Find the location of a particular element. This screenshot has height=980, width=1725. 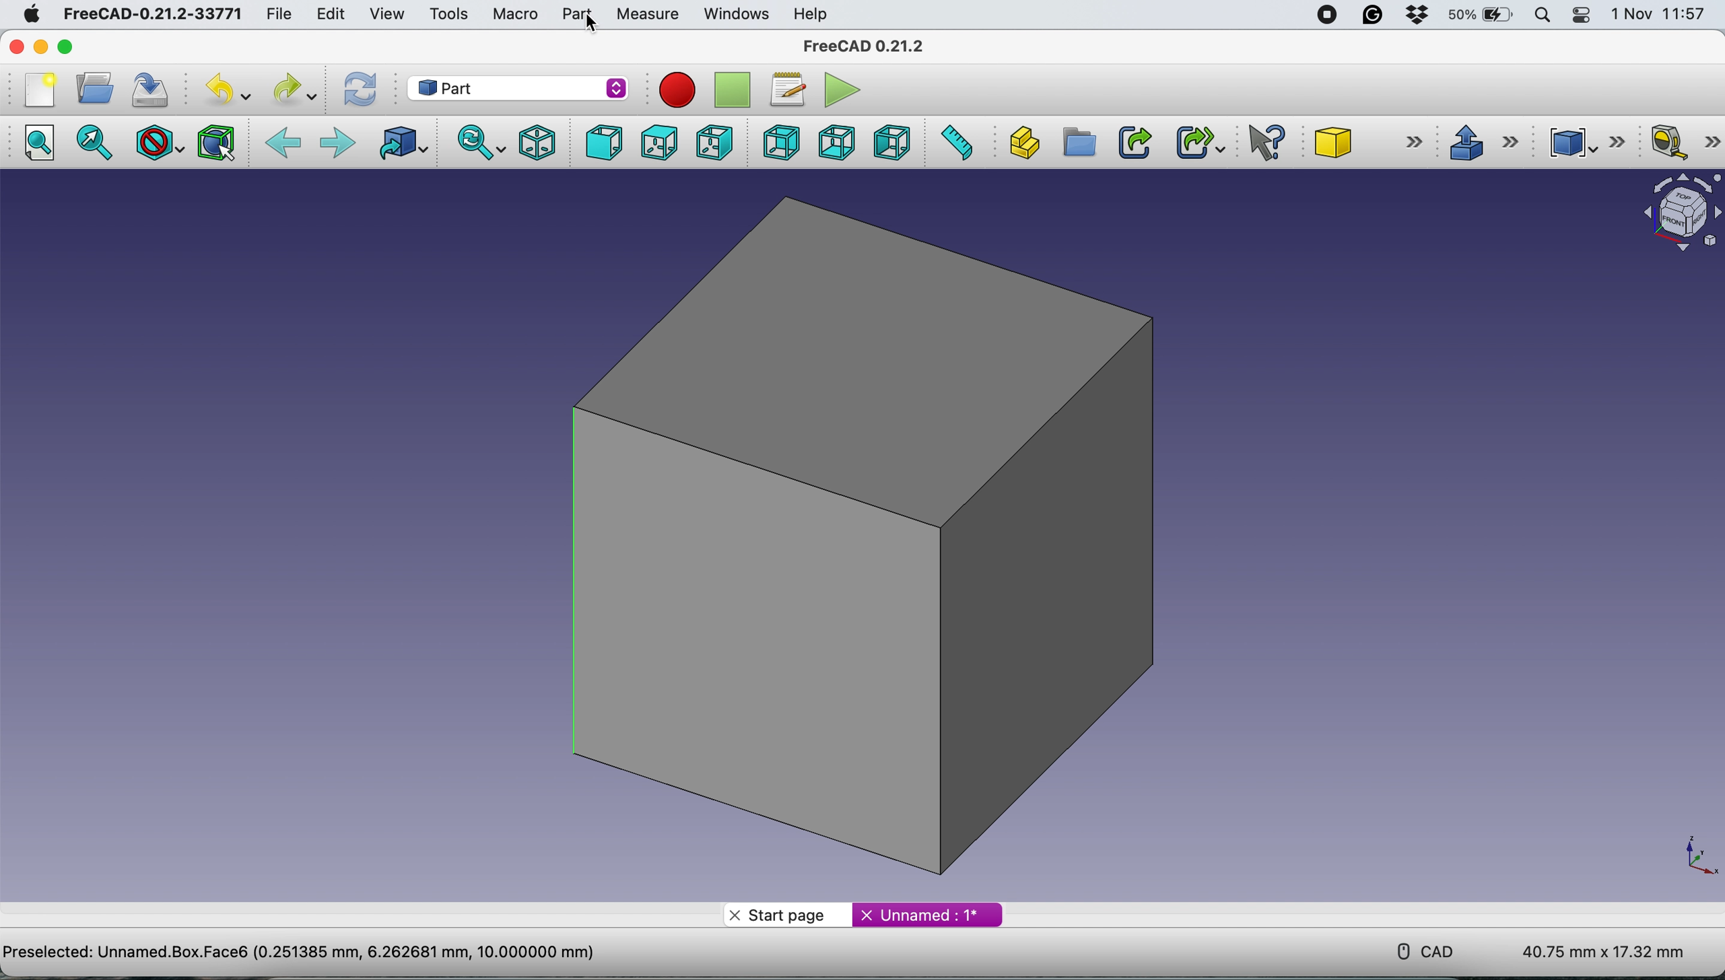

xy coordinate is located at coordinates (1684, 854).